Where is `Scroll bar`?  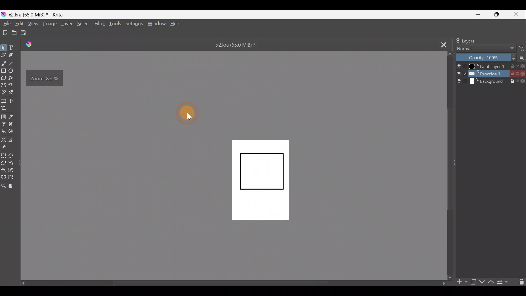
Scroll bar is located at coordinates (228, 283).